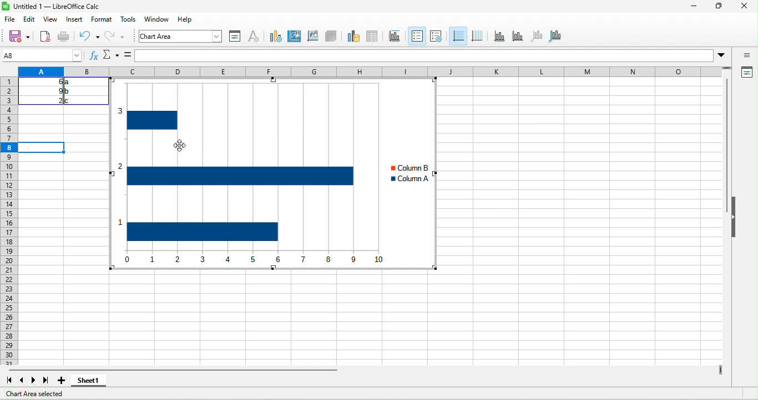  I want to click on view, so click(52, 19).